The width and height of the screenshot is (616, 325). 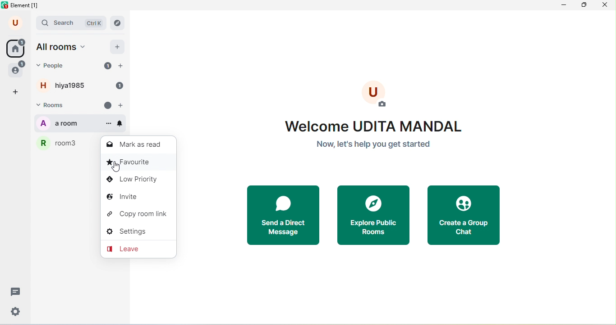 What do you see at coordinates (56, 106) in the screenshot?
I see `rooms` at bounding box center [56, 106].